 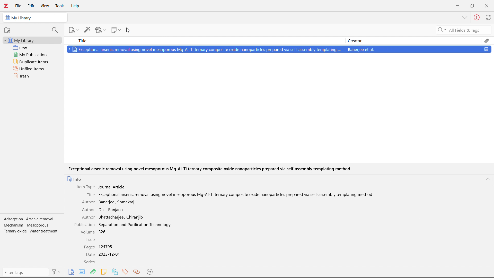 I want to click on Author, so click(x=88, y=210).